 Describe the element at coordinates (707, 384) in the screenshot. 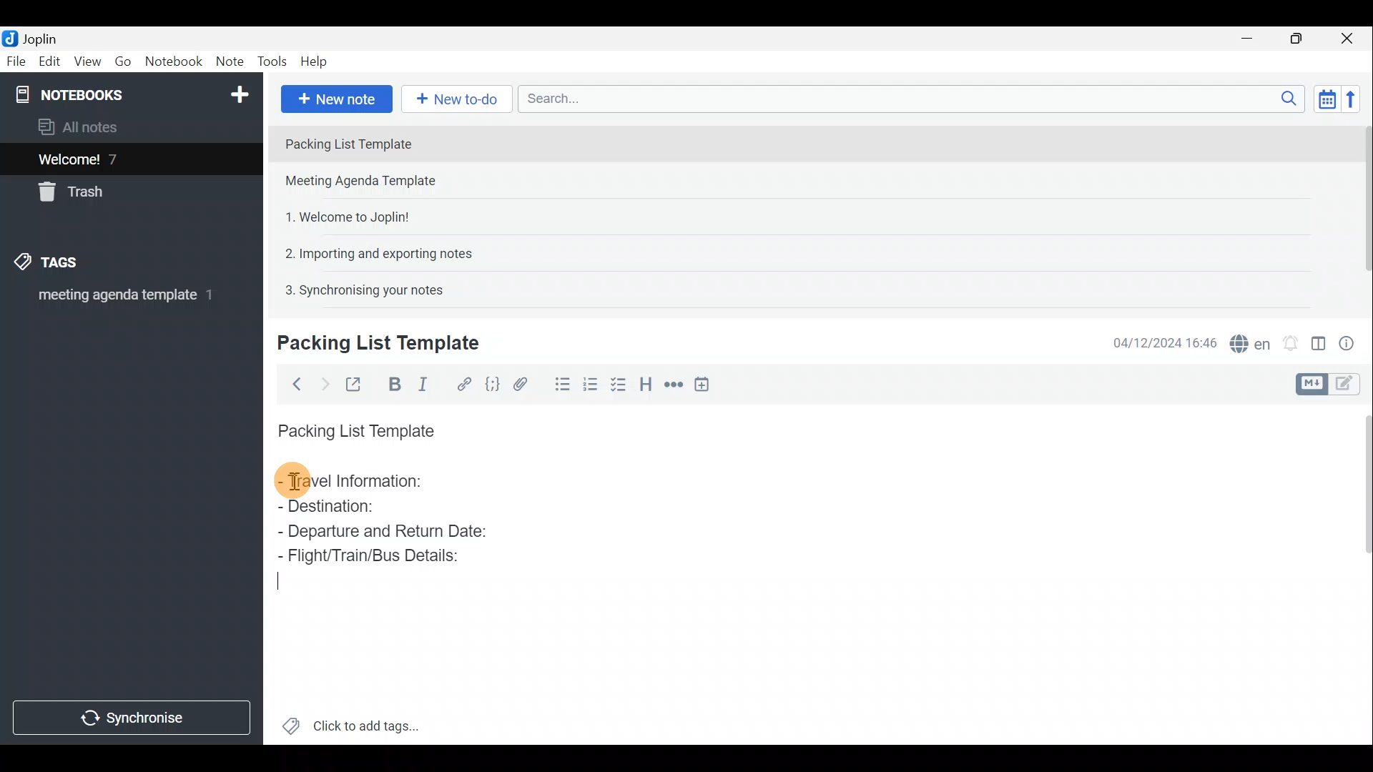

I see `Insert time` at that location.